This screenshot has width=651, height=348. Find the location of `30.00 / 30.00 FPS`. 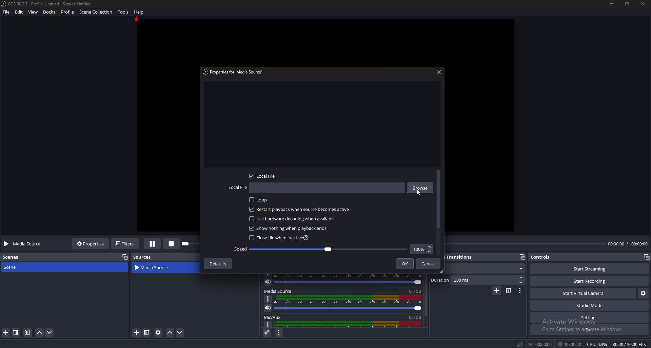

30.00 / 30.00 FPS is located at coordinates (629, 344).